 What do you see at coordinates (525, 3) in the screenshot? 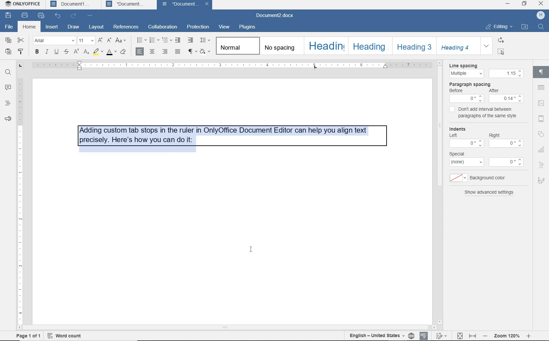
I see `restore down` at bounding box center [525, 3].